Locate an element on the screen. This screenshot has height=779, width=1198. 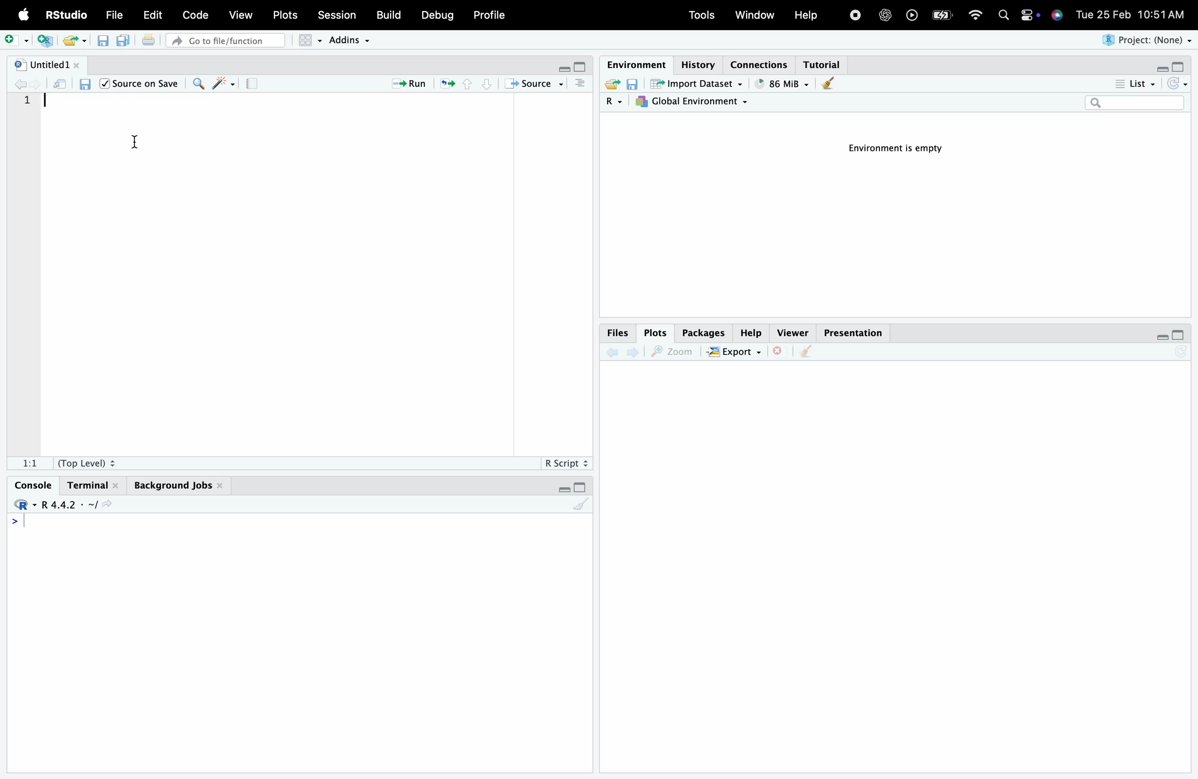
Help is located at coordinates (806, 14).